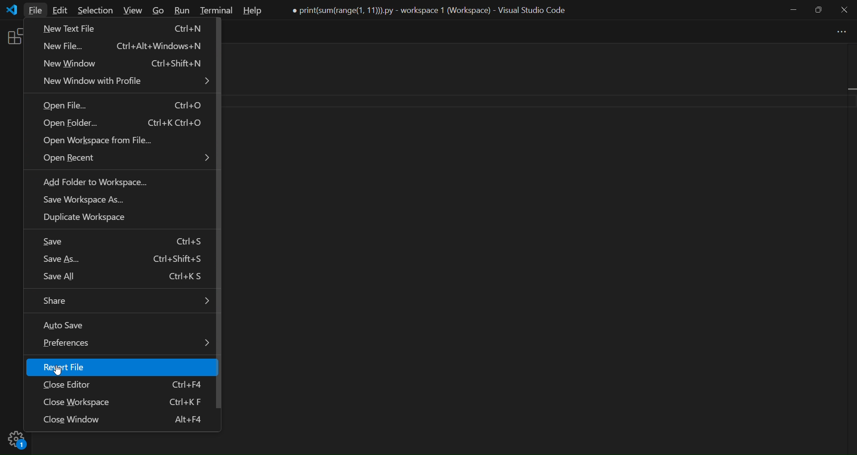  I want to click on duplicate workspace, so click(89, 219).